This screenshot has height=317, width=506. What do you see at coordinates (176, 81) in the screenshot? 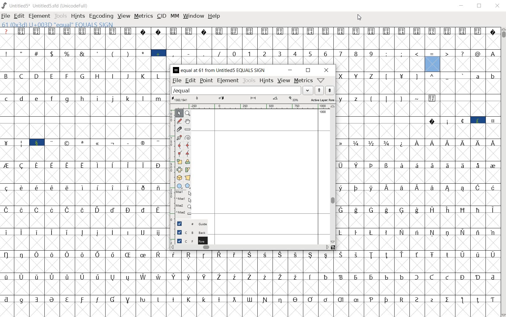
I see `file` at bounding box center [176, 81].